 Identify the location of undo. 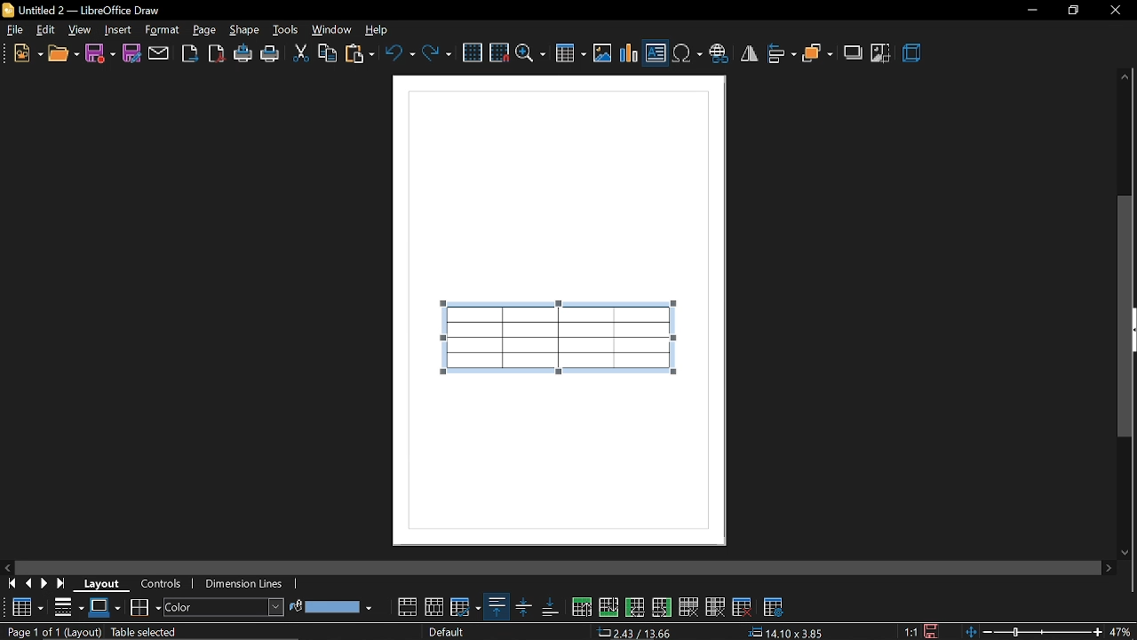
(400, 54).